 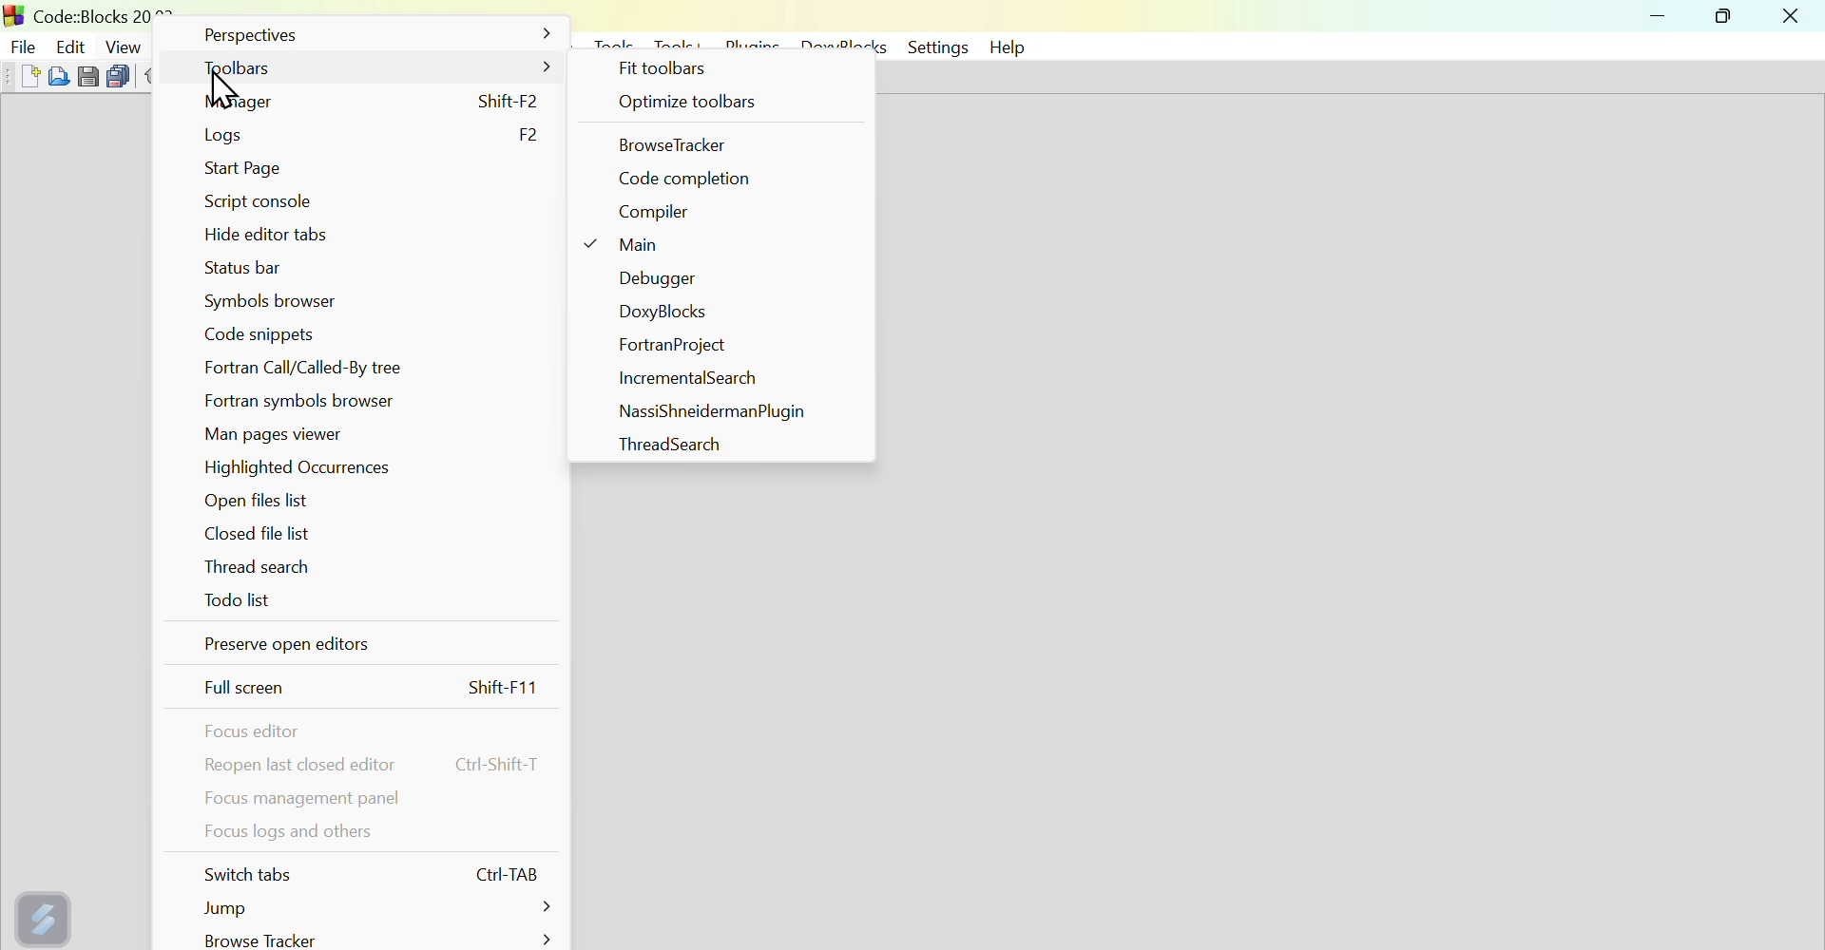 What do you see at coordinates (88, 74) in the screenshot?
I see `` at bounding box center [88, 74].